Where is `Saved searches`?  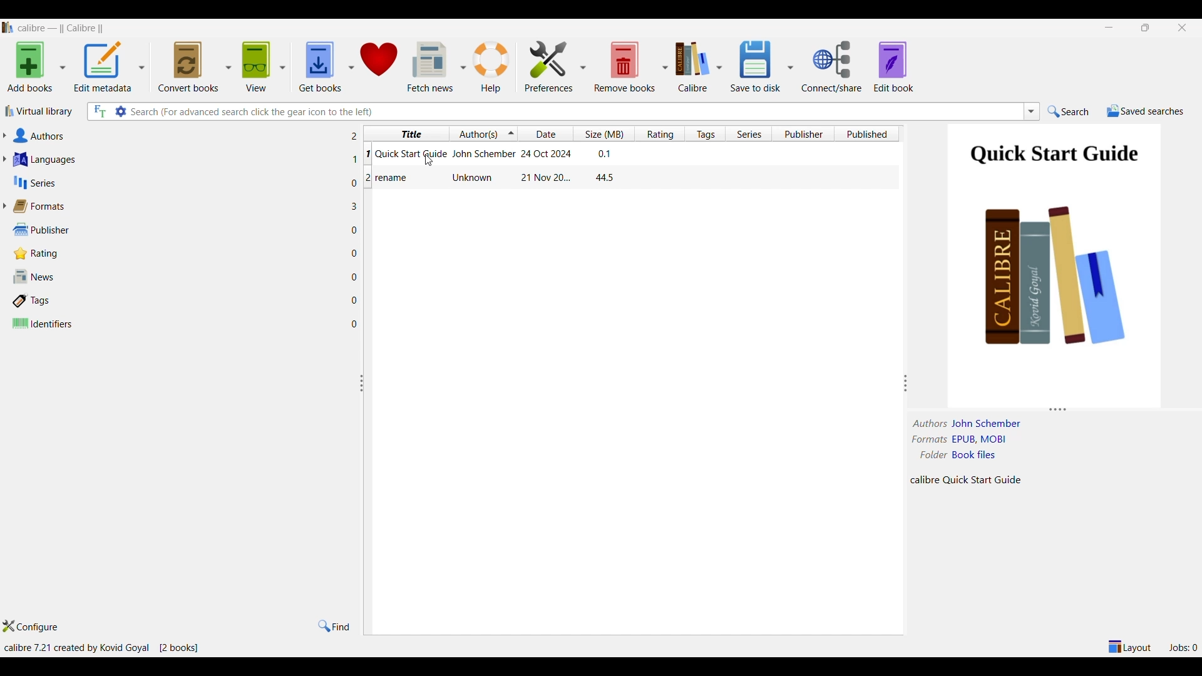
Saved searches is located at coordinates (1146, 111).